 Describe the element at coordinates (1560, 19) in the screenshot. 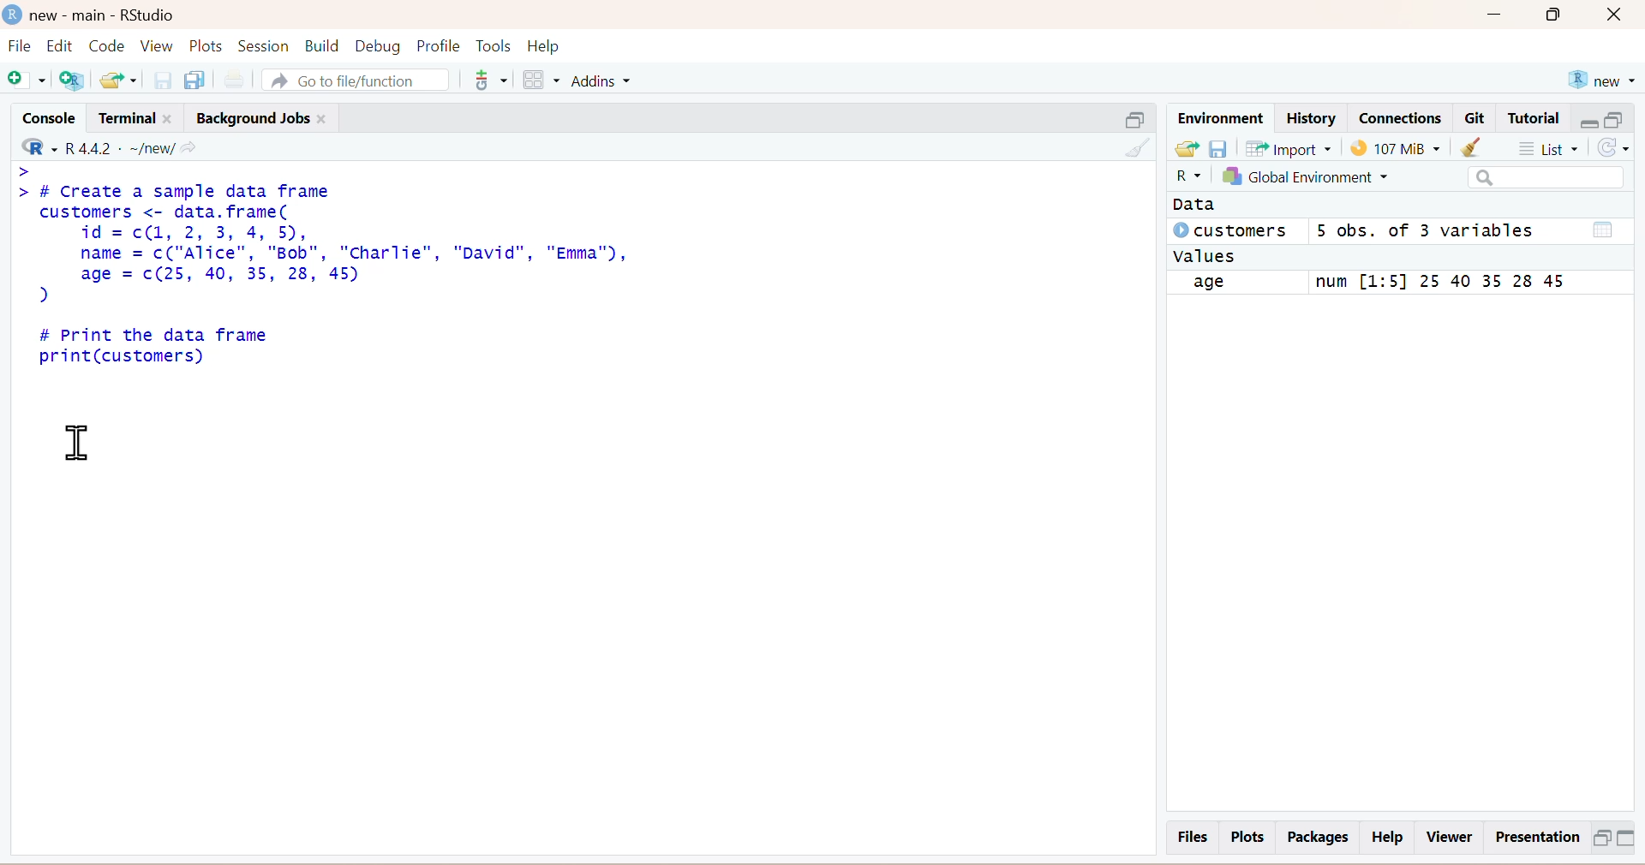

I see `Maximize` at that location.